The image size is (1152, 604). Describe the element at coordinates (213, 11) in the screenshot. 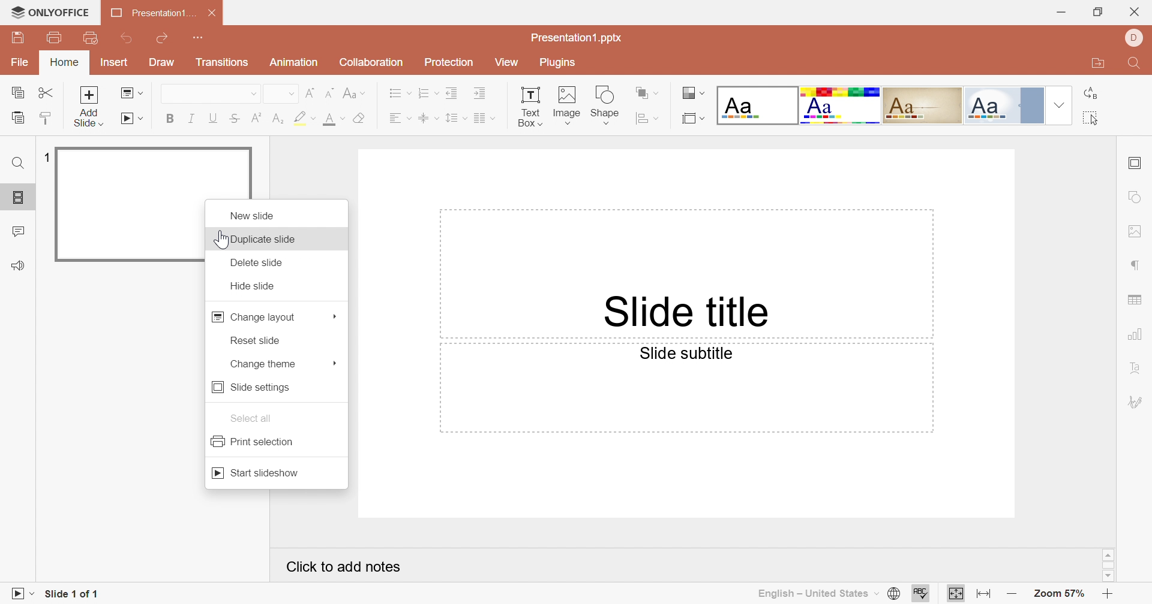

I see `Close` at that location.